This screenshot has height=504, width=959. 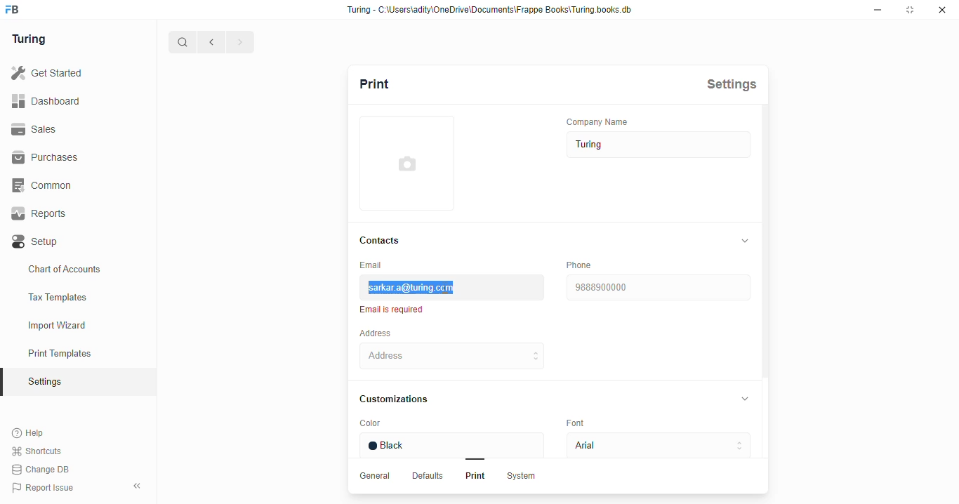 What do you see at coordinates (448, 289) in the screenshot?
I see `cursor` at bounding box center [448, 289].